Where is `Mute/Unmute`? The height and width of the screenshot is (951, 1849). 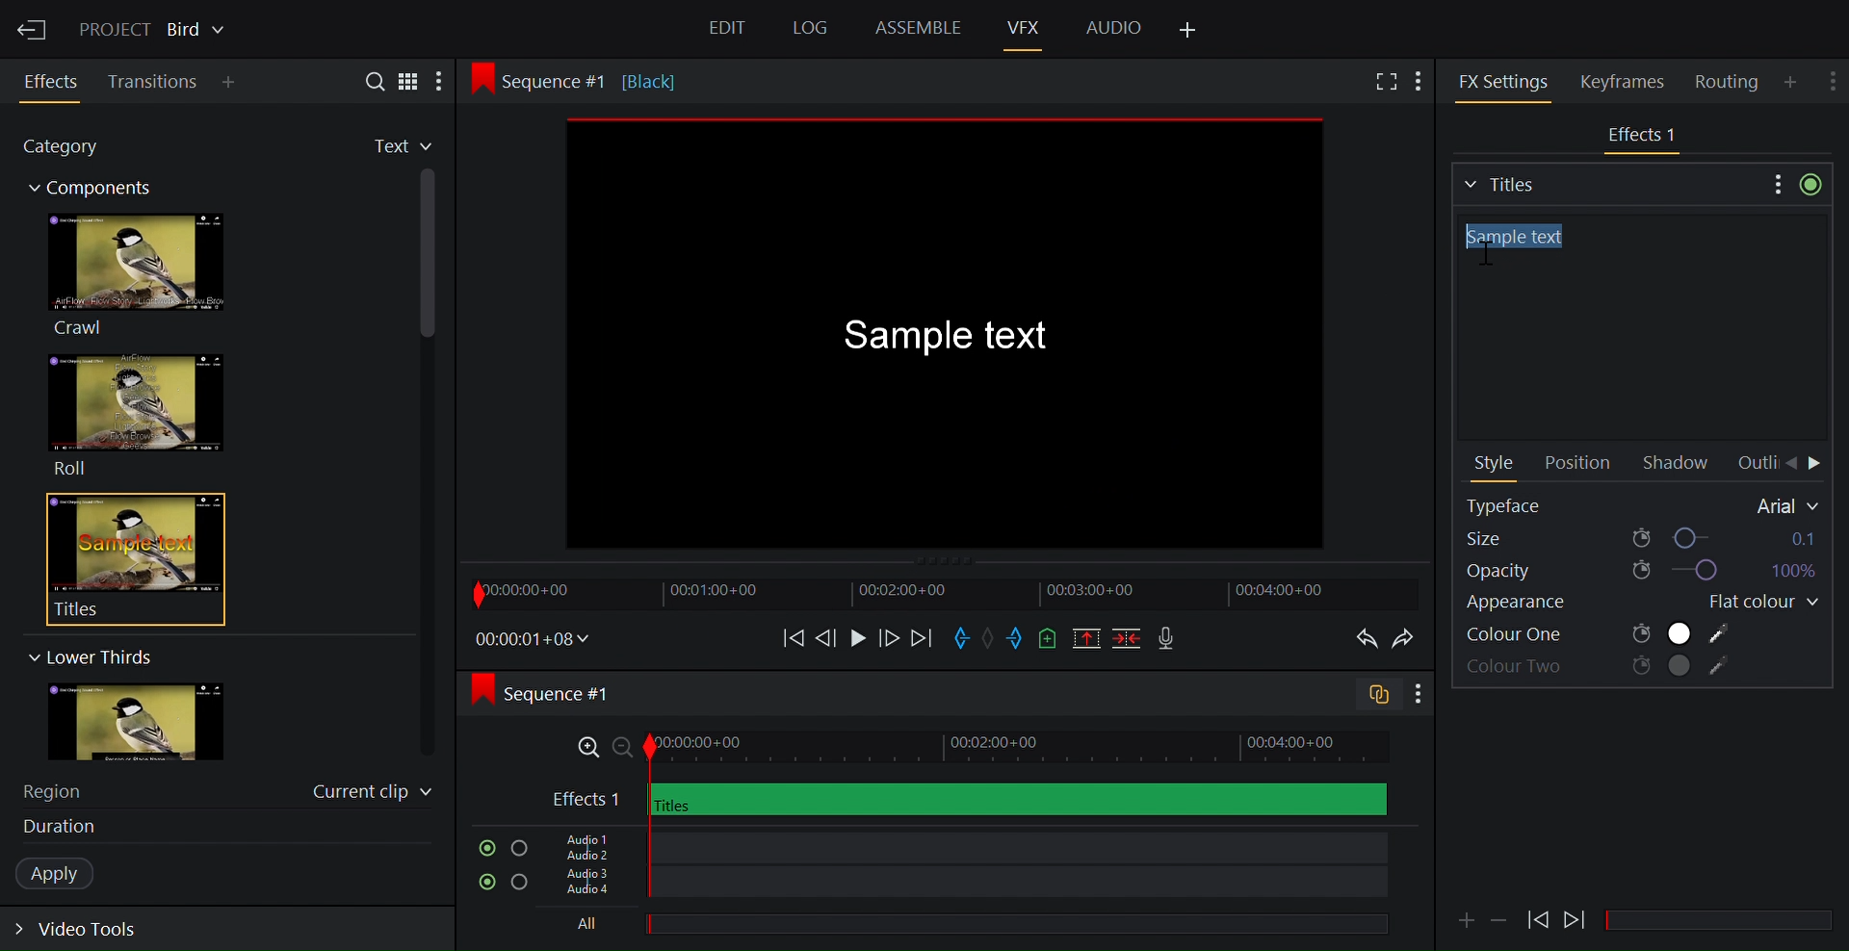
Mute/Unmute is located at coordinates (482, 883).